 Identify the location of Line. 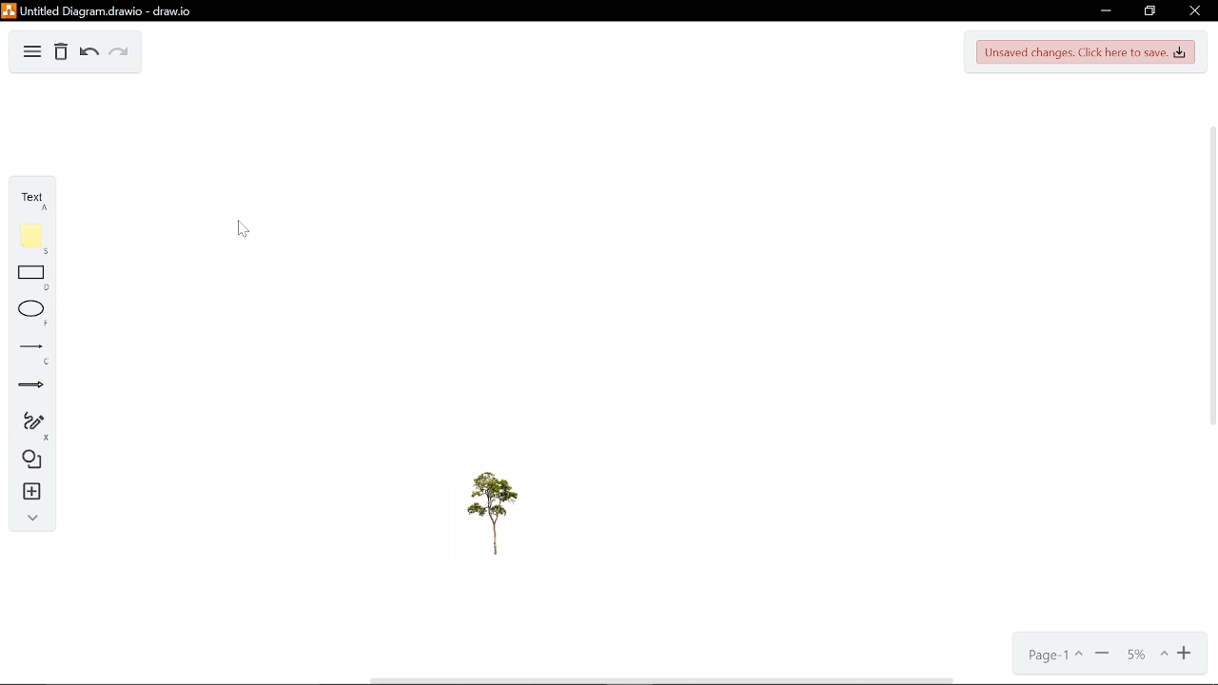
(28, 348).